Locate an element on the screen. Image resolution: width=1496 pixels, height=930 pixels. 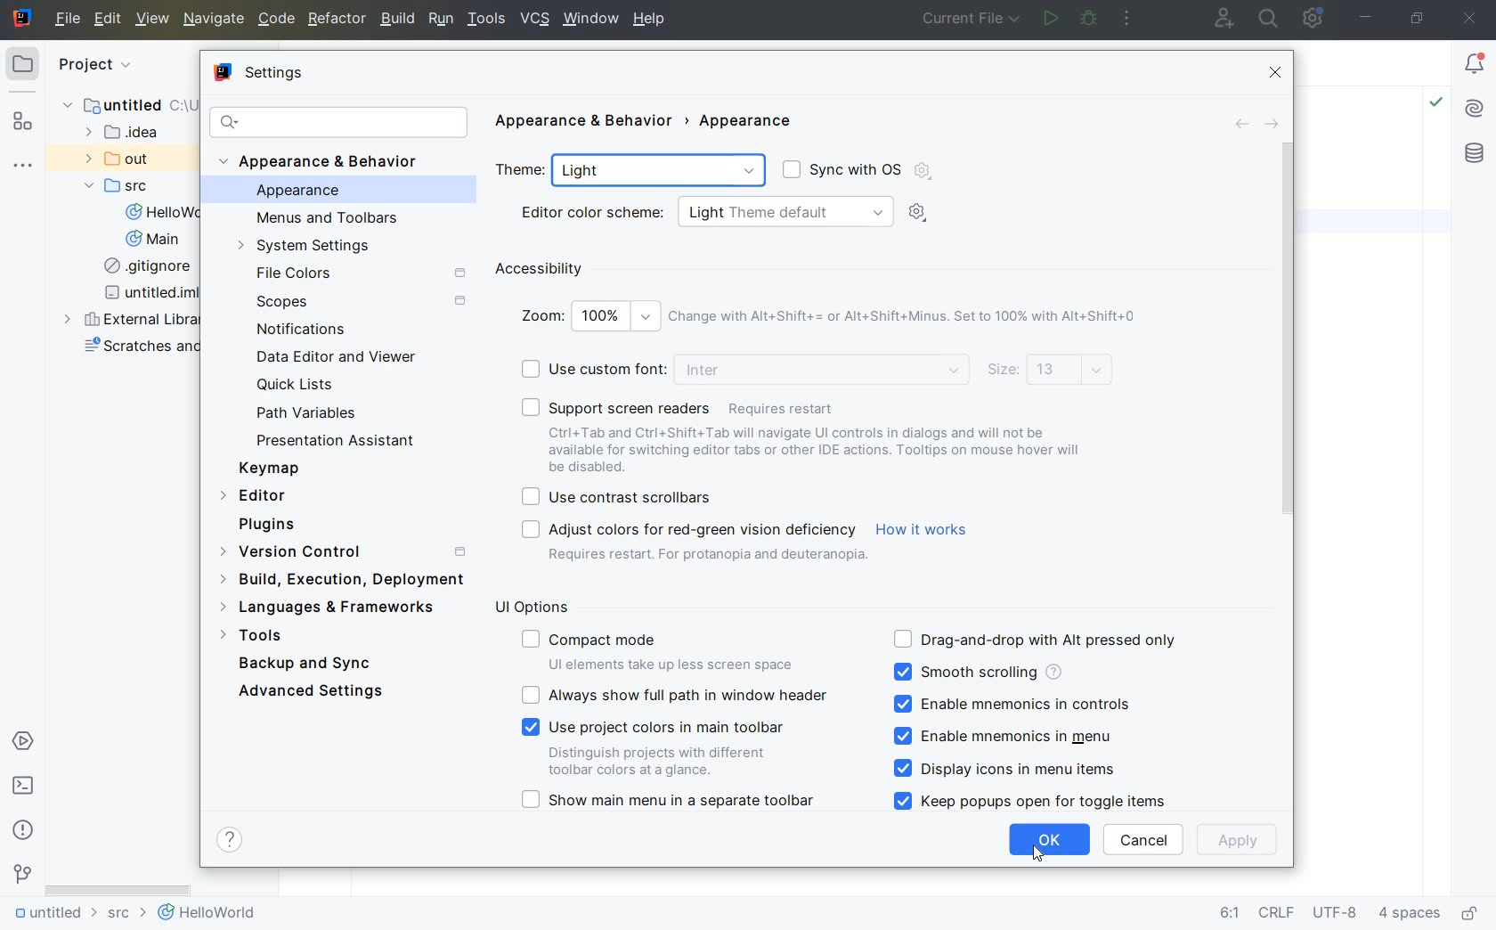
close is located at coordinates (1279, 73).